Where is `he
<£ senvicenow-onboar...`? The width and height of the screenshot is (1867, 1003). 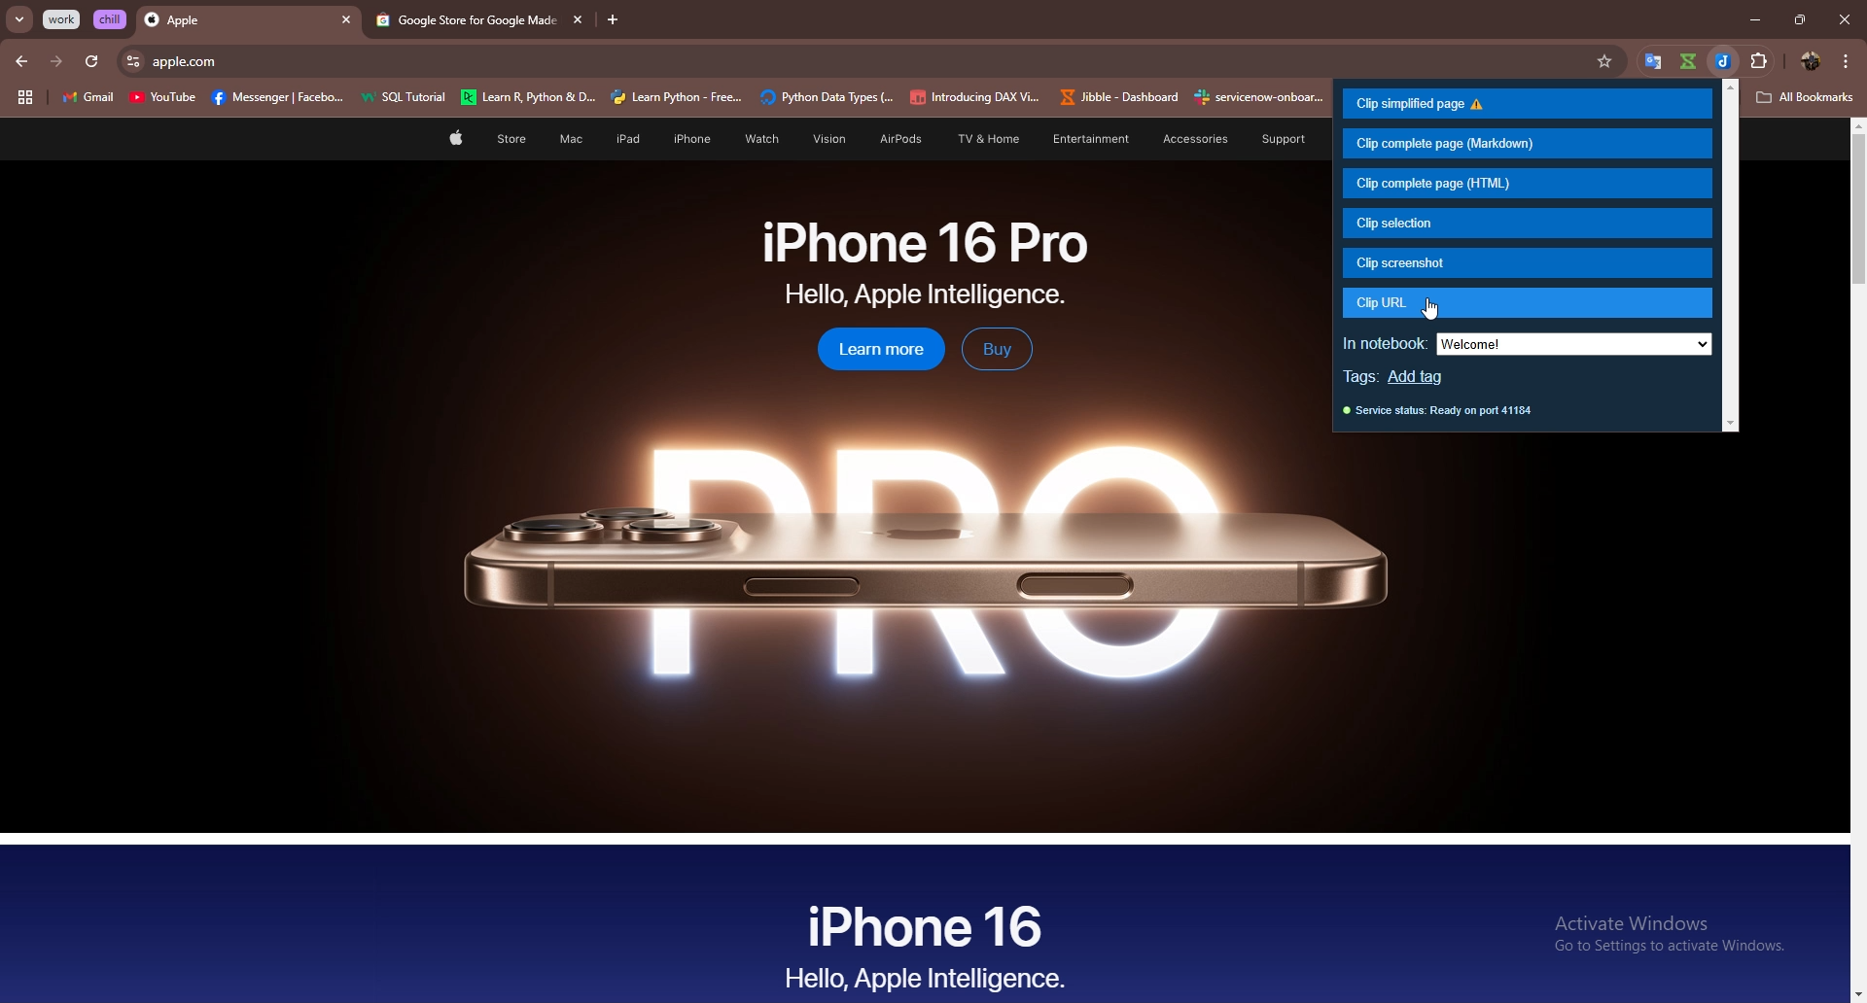 he
<£ senvicenow-onboar... is located at coordinates (1260, 97).